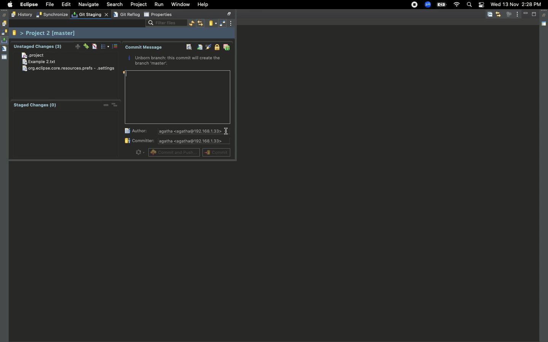  Describe the element at coordinates (126, 14) in the screenshot. I see `Git reflog` at that location.